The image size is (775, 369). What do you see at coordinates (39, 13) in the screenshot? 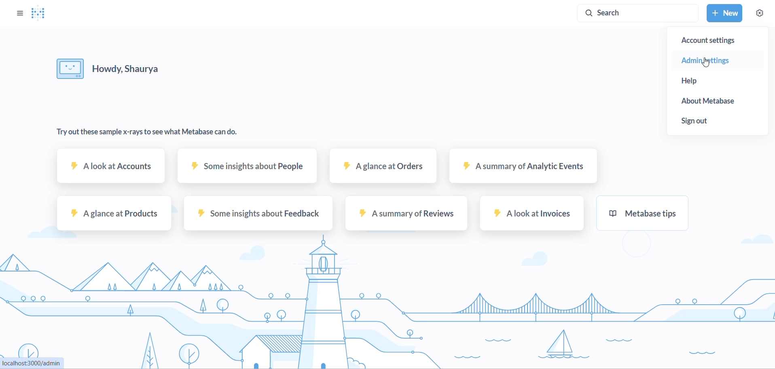
I see `LOGO` at bounding box center [39, 13].